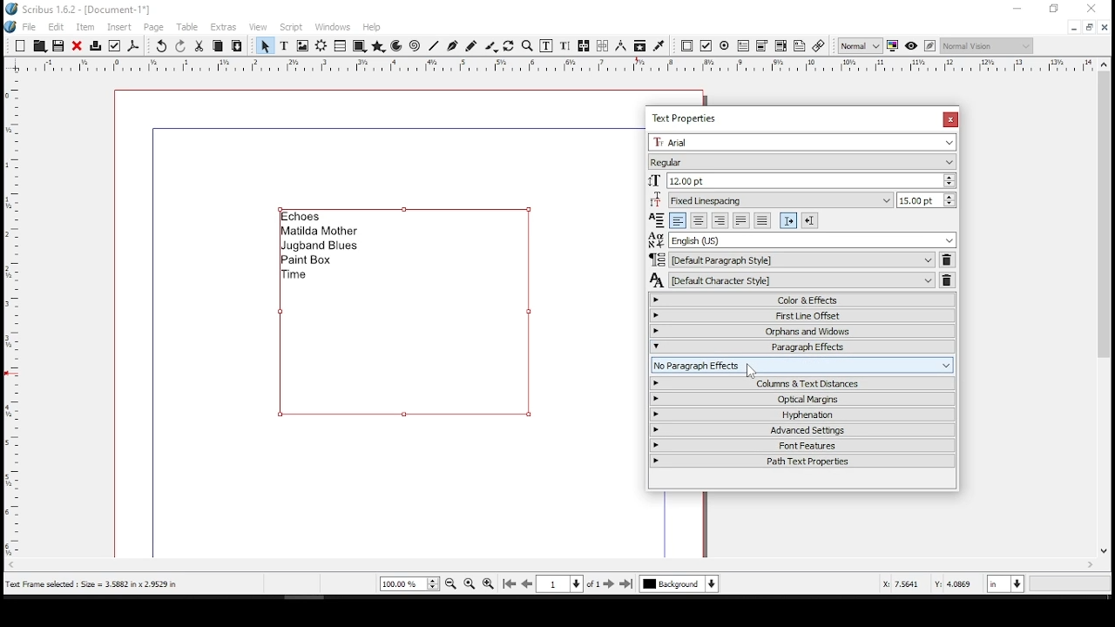  Describe the element at coordinates (769, 199) in the screenshot. I see `line spacing mode` at that location.